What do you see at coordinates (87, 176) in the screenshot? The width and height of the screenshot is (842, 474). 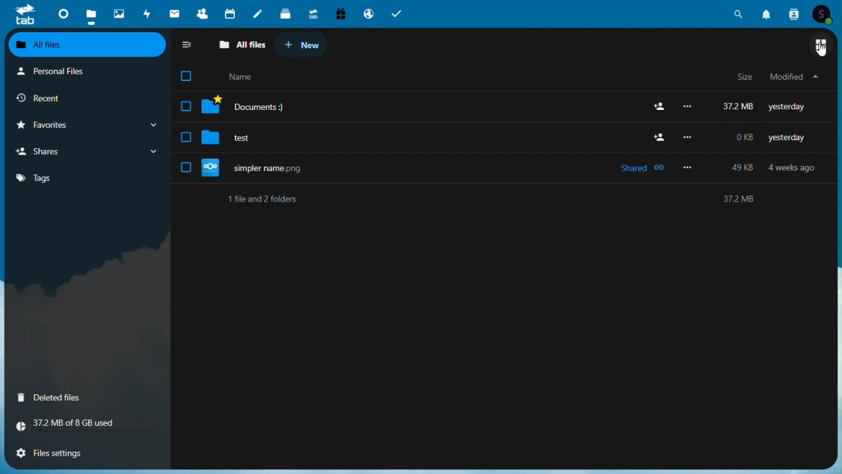 I see `Tag` at bounding box center [87, 176].